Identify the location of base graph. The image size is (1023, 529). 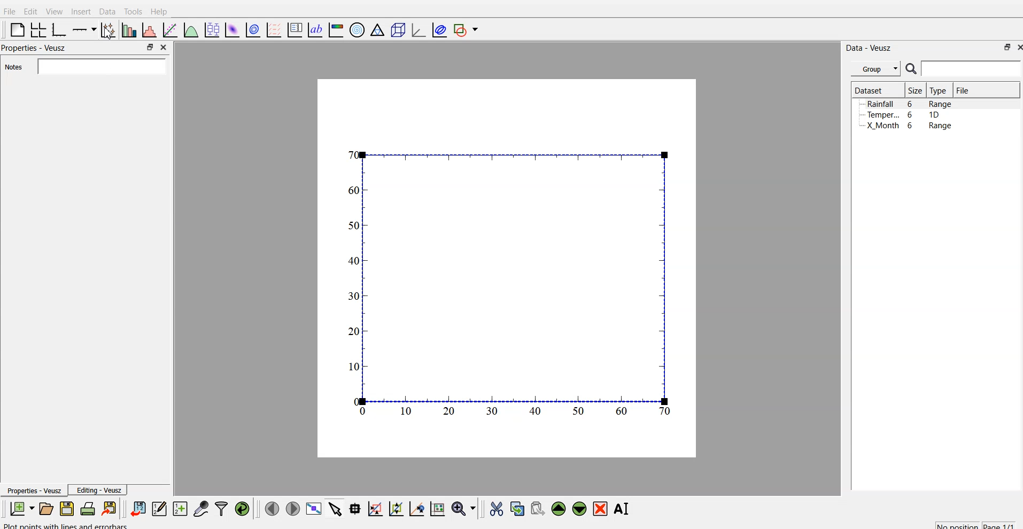
(59, 29).